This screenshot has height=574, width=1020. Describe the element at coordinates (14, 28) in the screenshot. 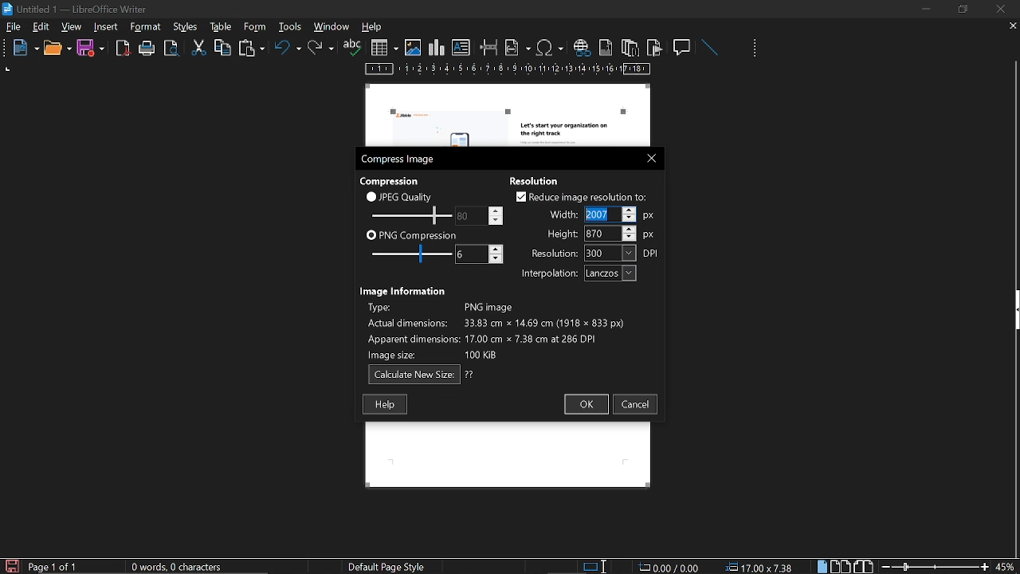

I see `file` at that location.